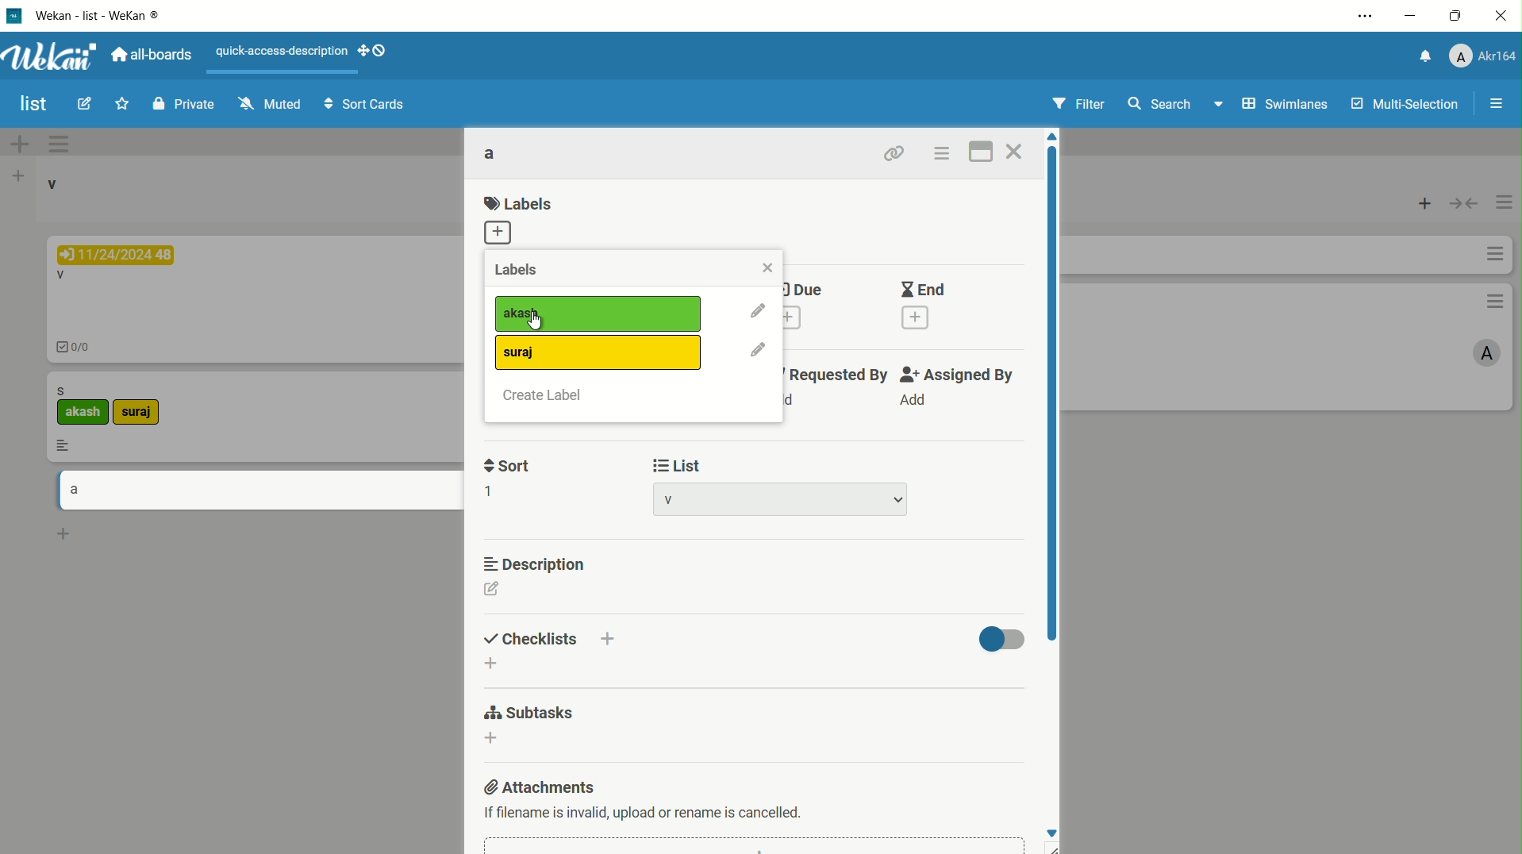  Describe the element at coordinates (67, 445) in the screenshot. I see `more` at that location.